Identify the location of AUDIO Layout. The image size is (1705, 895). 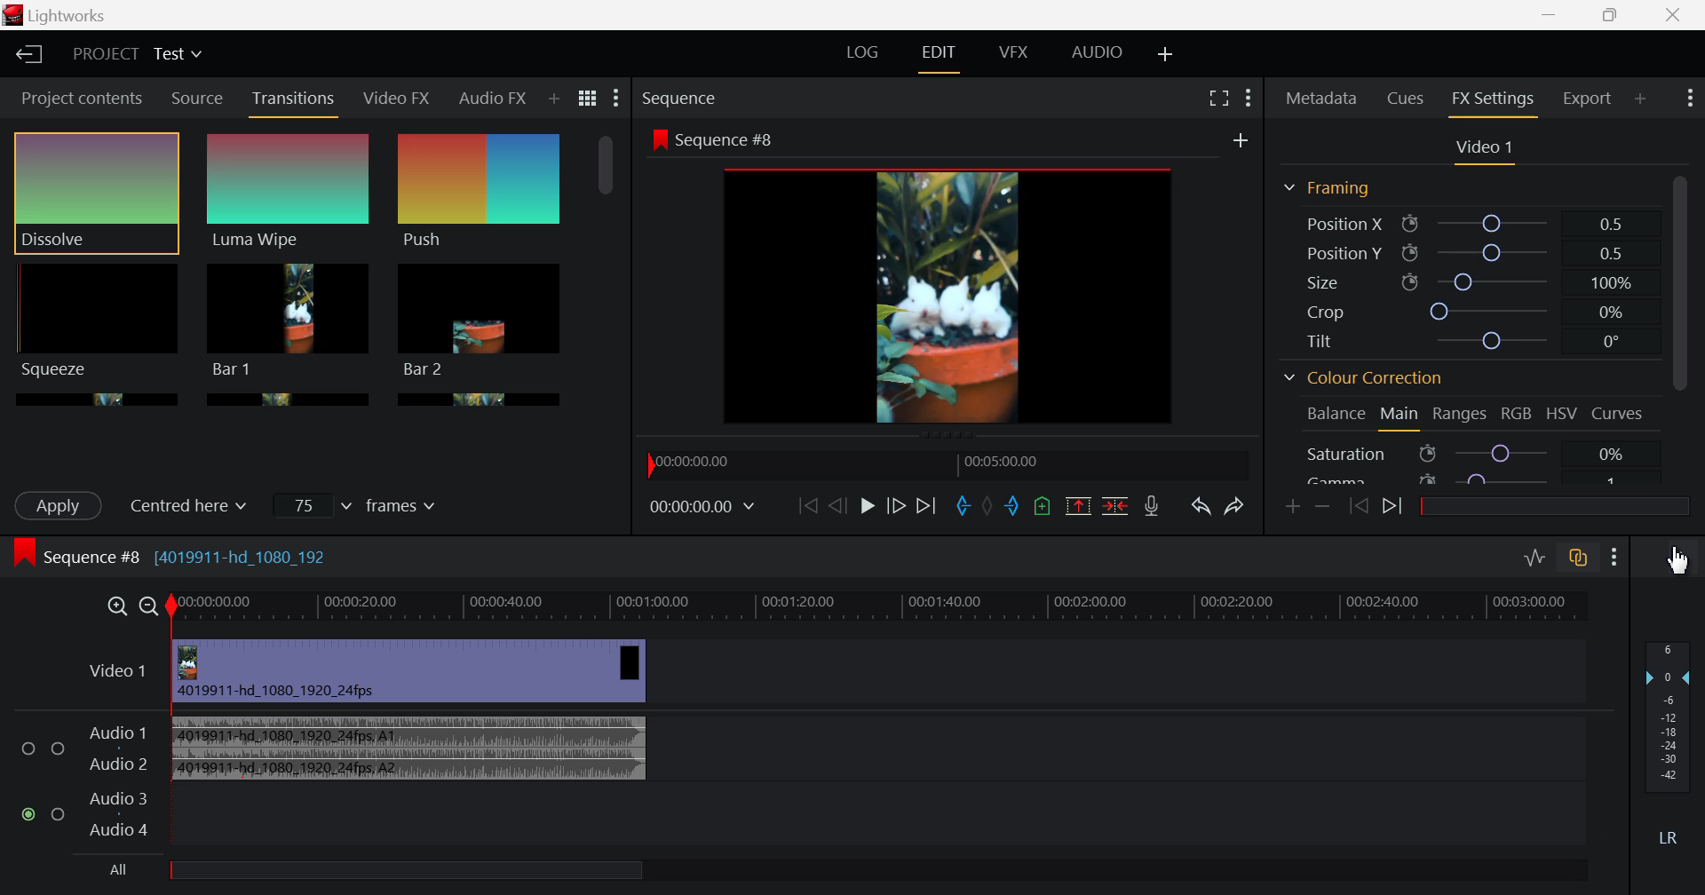
(1101, 55).